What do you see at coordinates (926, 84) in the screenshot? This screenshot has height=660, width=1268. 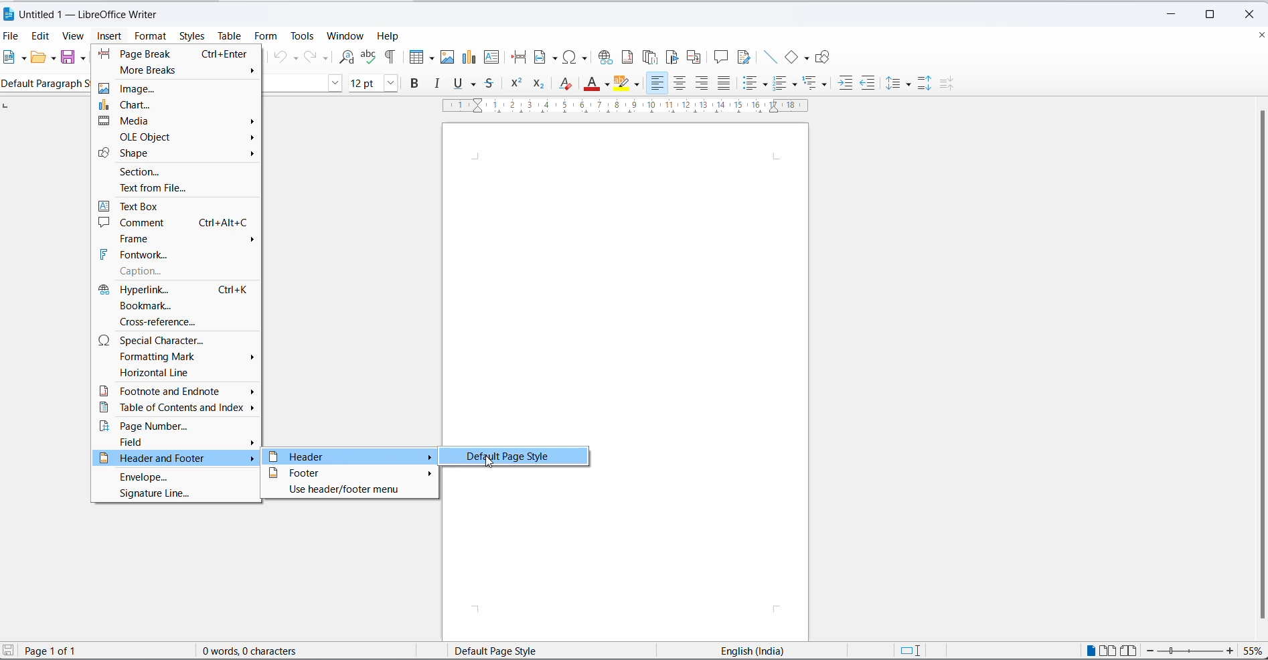 I see `increase paragraph spacing` at bounding box center [926, 84].